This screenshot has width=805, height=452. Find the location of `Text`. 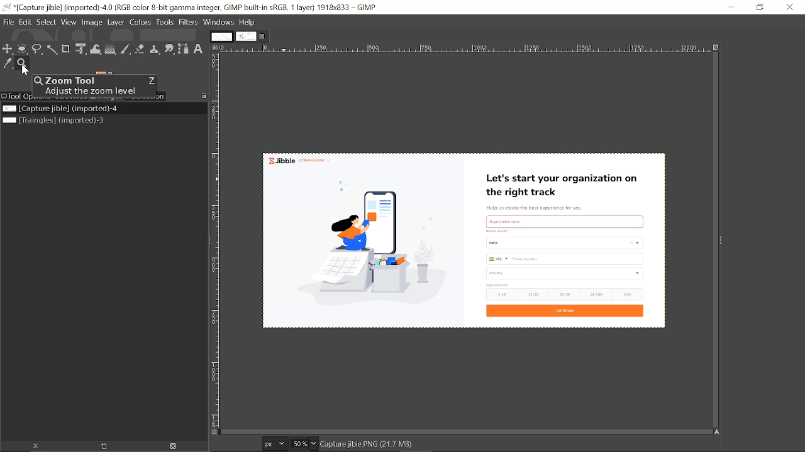

Text is located at coordinates (198, 49).